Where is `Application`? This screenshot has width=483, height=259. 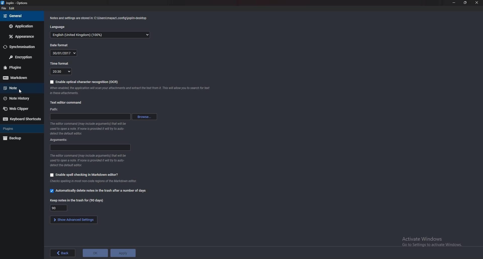 Application is located at coordinates (22, 26).